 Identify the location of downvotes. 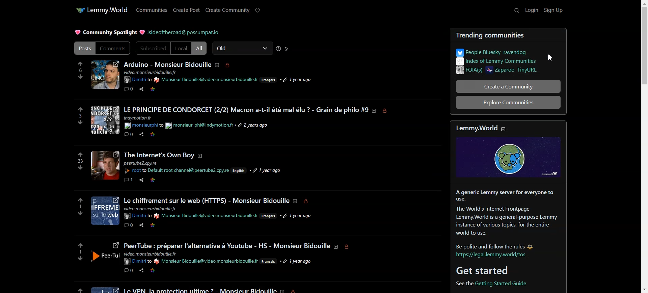
(80, 168).